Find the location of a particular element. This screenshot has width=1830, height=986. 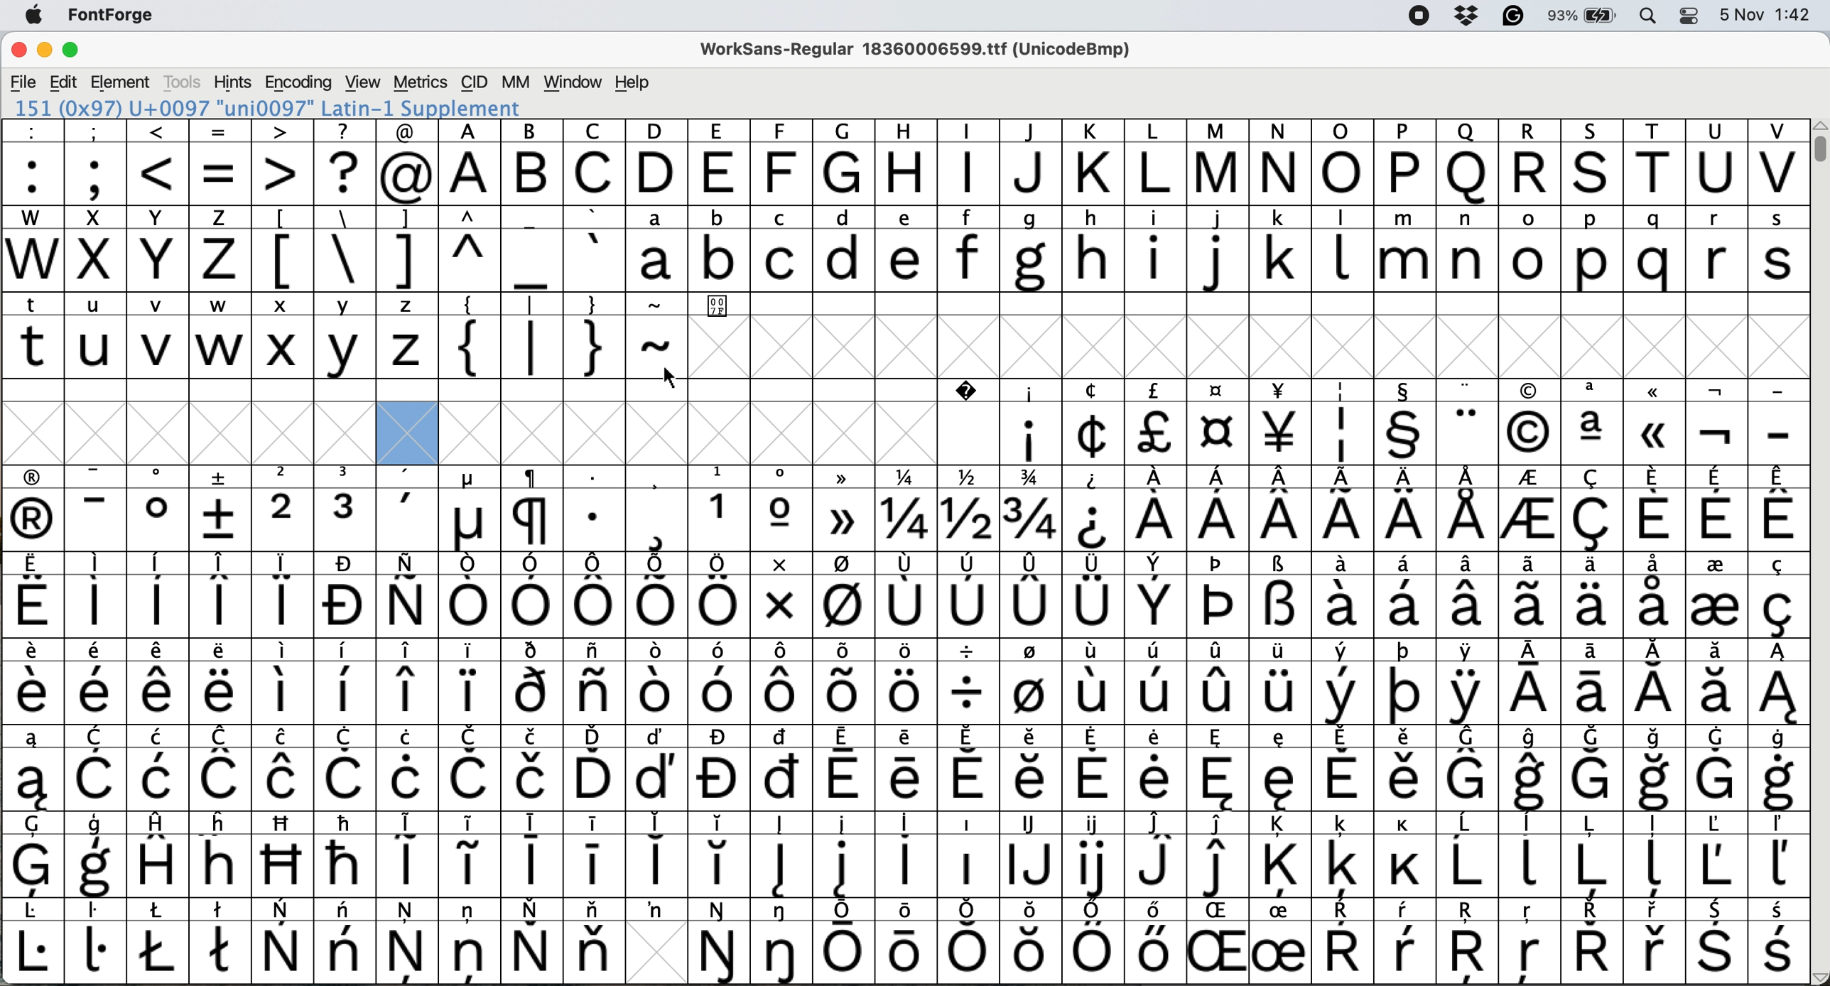

symbol is located at coordinates (158, 595).